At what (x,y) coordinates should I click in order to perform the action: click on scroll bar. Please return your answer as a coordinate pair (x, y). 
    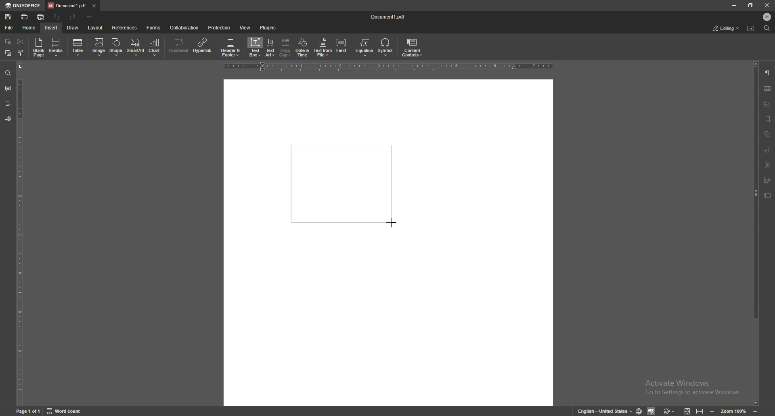
    Looking at the image, I should click on (755, 234).